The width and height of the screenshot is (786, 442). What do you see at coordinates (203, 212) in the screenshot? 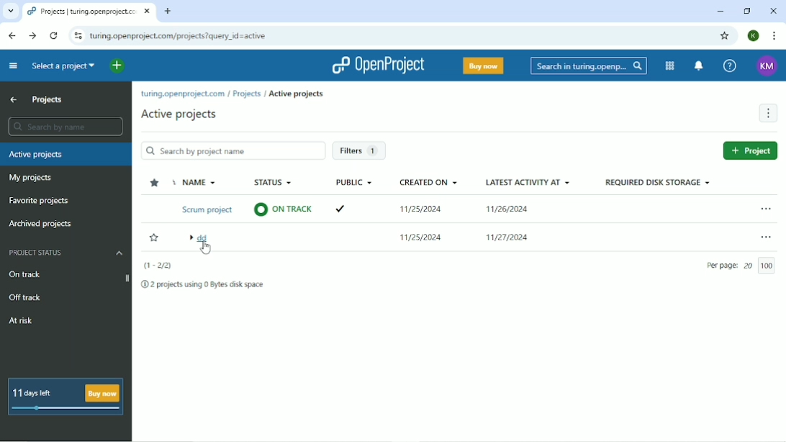
I see `Scrum project` at bounding box center [203, 212].